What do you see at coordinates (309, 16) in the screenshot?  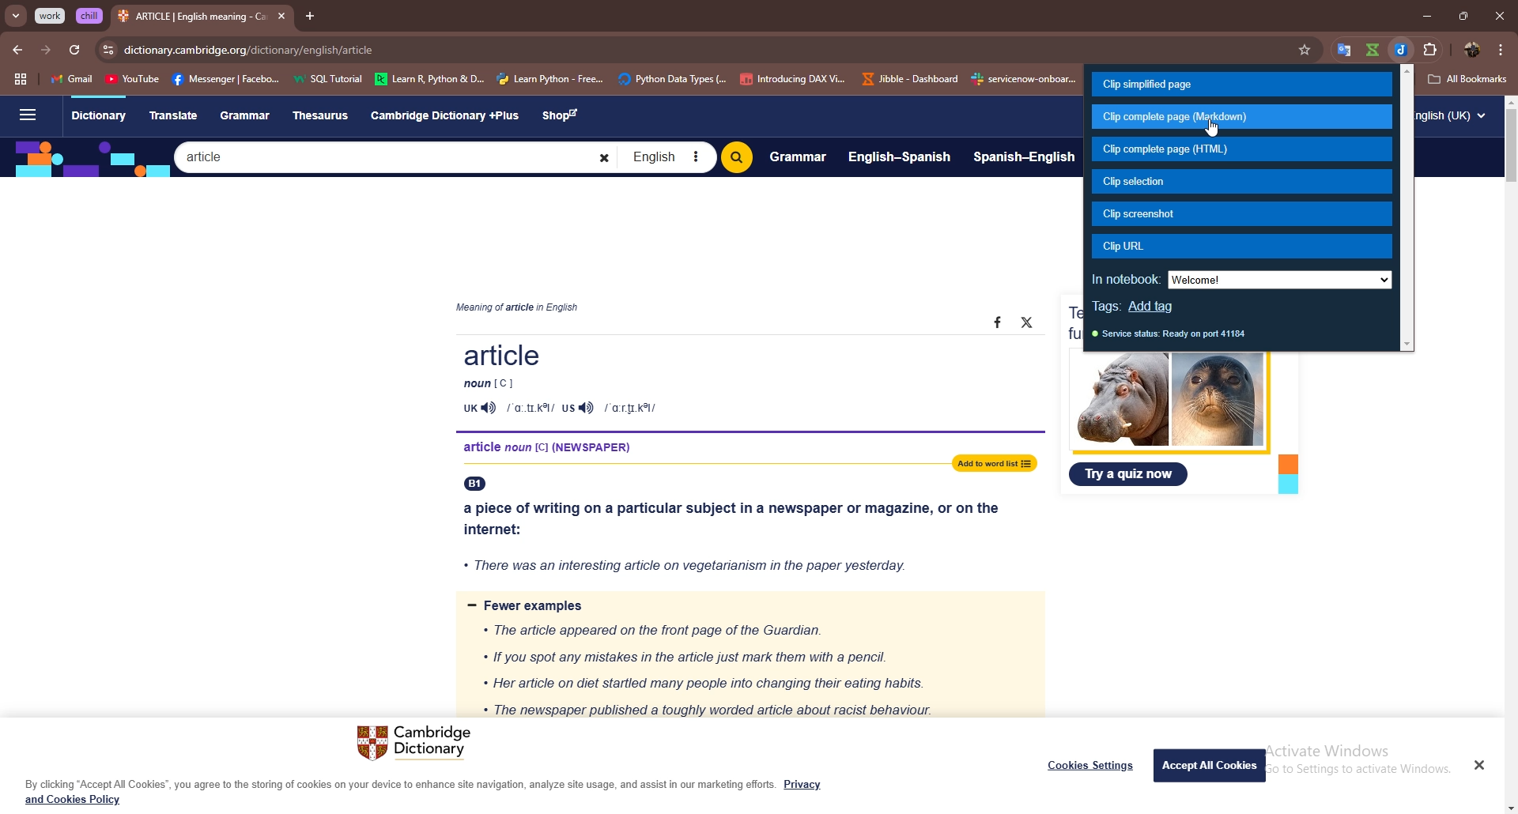 I see `add tab` at bounding box center [309, 16].